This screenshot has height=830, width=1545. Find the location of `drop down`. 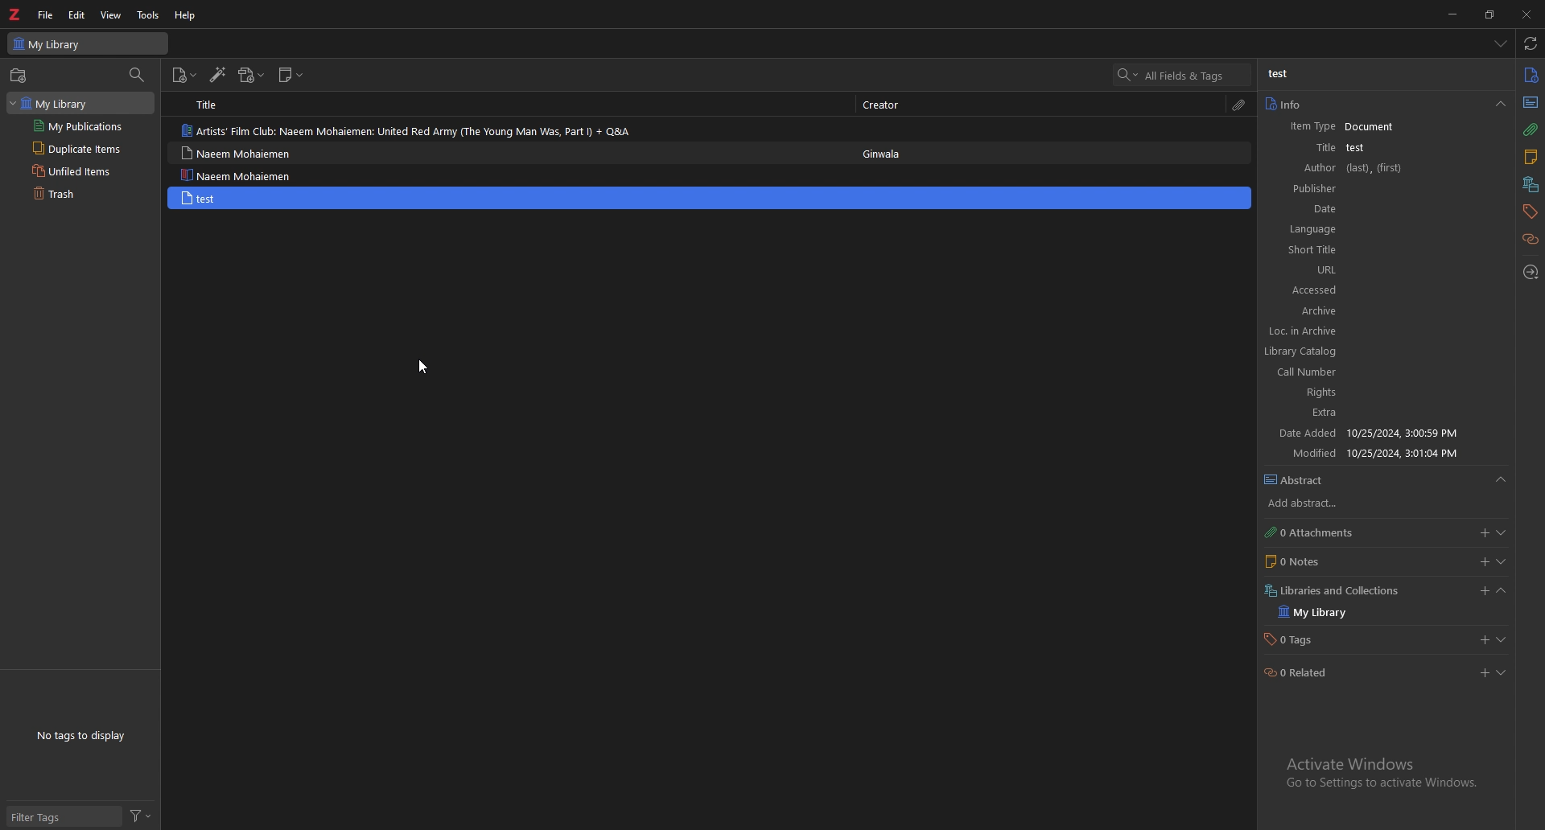

drop down is located at coordinates (1500, 43).